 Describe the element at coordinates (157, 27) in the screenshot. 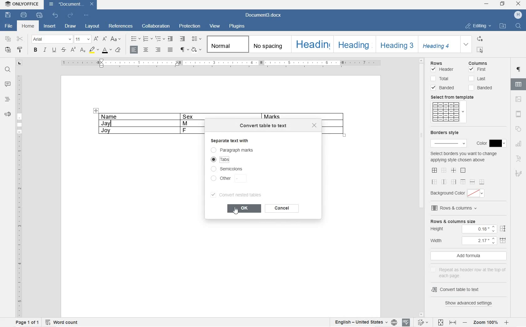

I see `COLLABORATION` at that location.